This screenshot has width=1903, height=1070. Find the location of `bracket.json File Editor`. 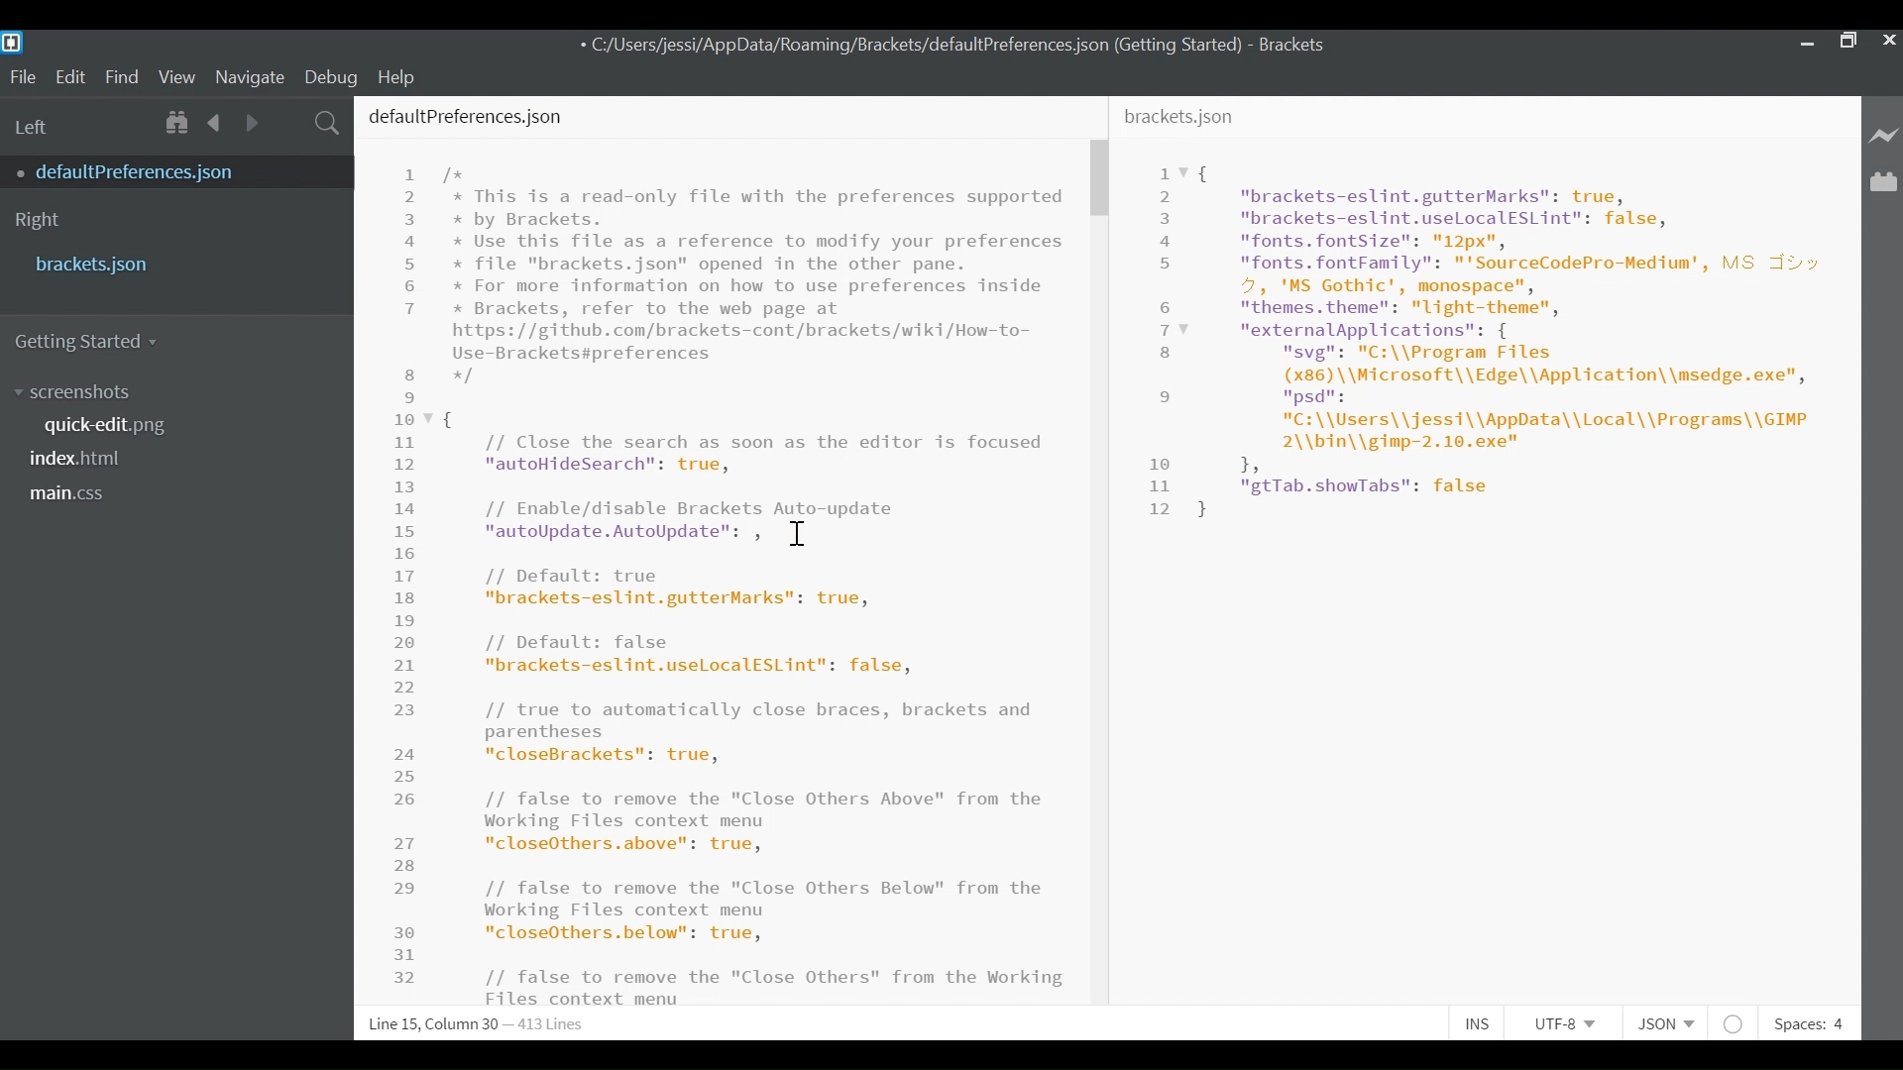

bracket.json File Editor is located at coordinates (1485, 553).